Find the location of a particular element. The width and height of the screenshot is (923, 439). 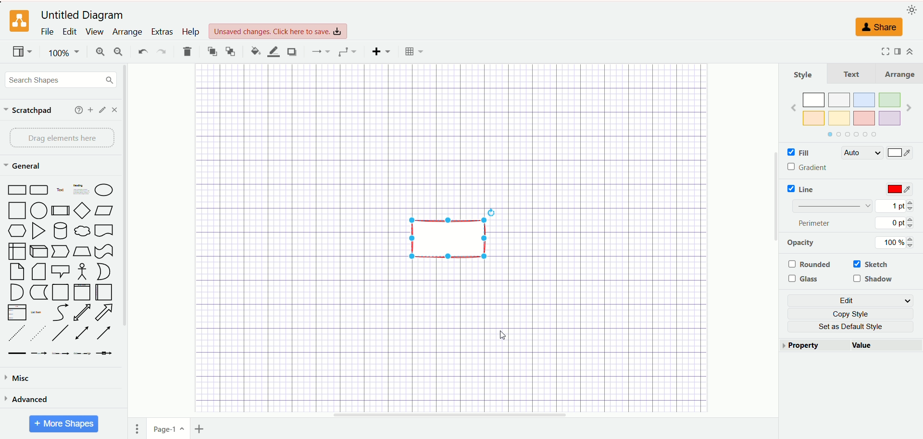

text is located at coordinates (853, 73).